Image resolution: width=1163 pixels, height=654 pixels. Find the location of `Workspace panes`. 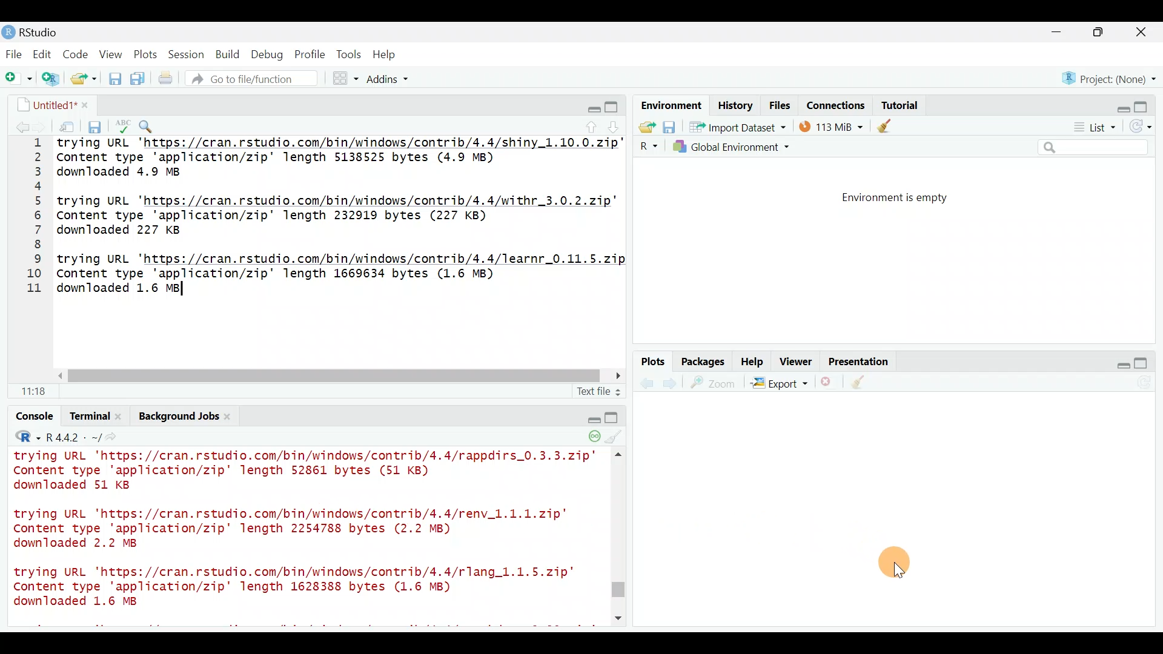

Workspace panes is located at coordinates (346, 79).